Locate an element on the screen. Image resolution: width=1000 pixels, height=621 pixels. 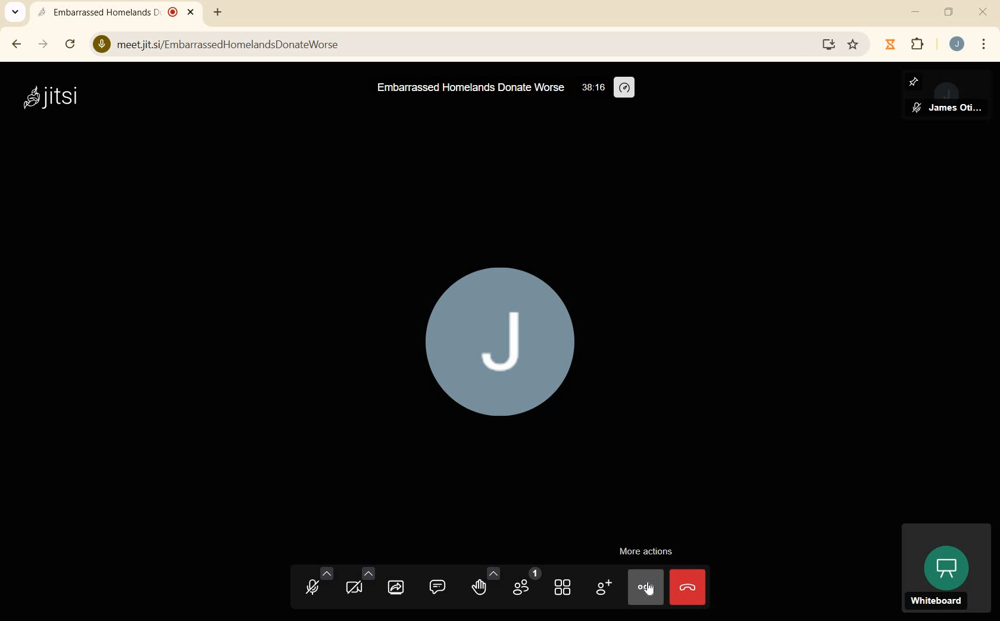
more actions is located at coordinates (647, 553).